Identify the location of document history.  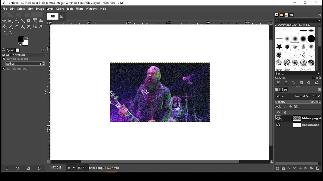
(291, 15).